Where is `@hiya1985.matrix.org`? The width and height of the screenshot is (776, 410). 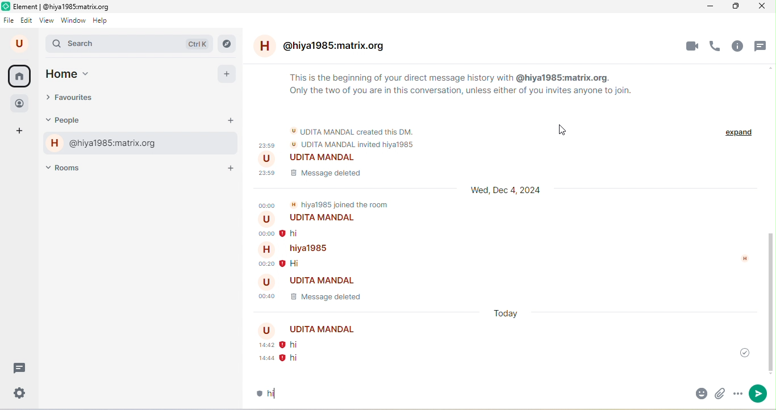
@hiya1985.matrix.org is located at coordinates (327, 48).